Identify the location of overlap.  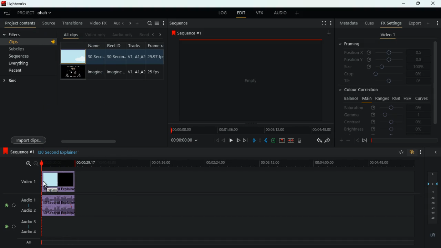
(411, 153).